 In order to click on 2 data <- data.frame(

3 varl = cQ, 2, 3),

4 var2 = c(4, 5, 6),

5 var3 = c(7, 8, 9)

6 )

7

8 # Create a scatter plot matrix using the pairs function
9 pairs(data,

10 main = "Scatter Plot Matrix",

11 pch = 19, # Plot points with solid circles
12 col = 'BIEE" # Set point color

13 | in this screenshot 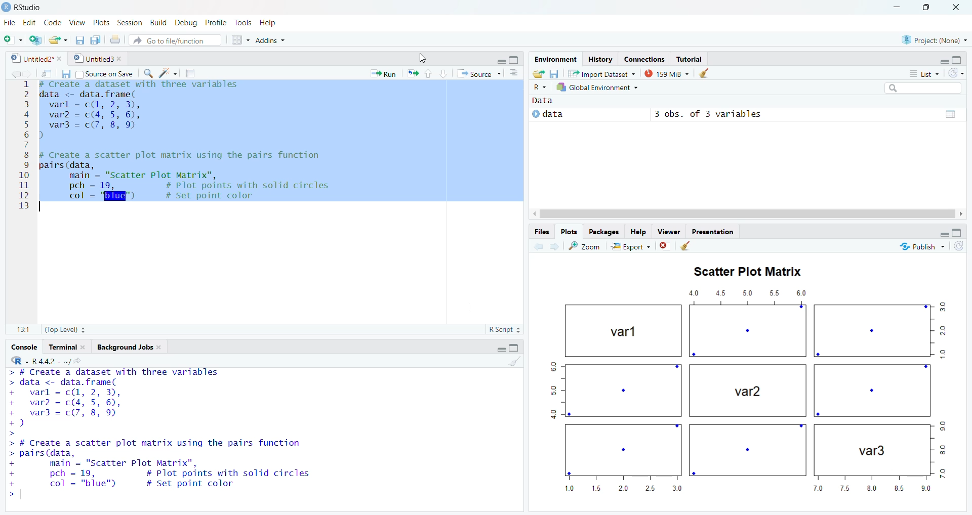, I will do `click(259, 196)`.